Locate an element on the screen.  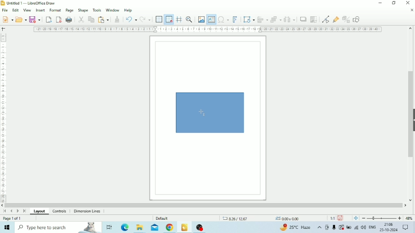
Controls is located at coordinates (61, 211).